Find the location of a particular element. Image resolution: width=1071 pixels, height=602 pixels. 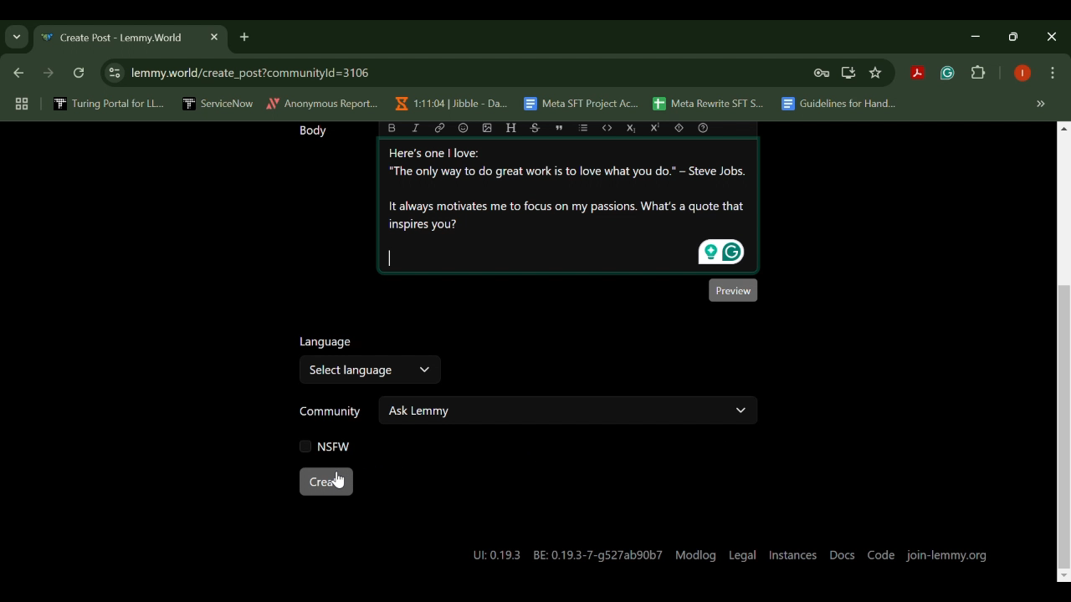

Previous Webpage is located at coordinates (16, 74).